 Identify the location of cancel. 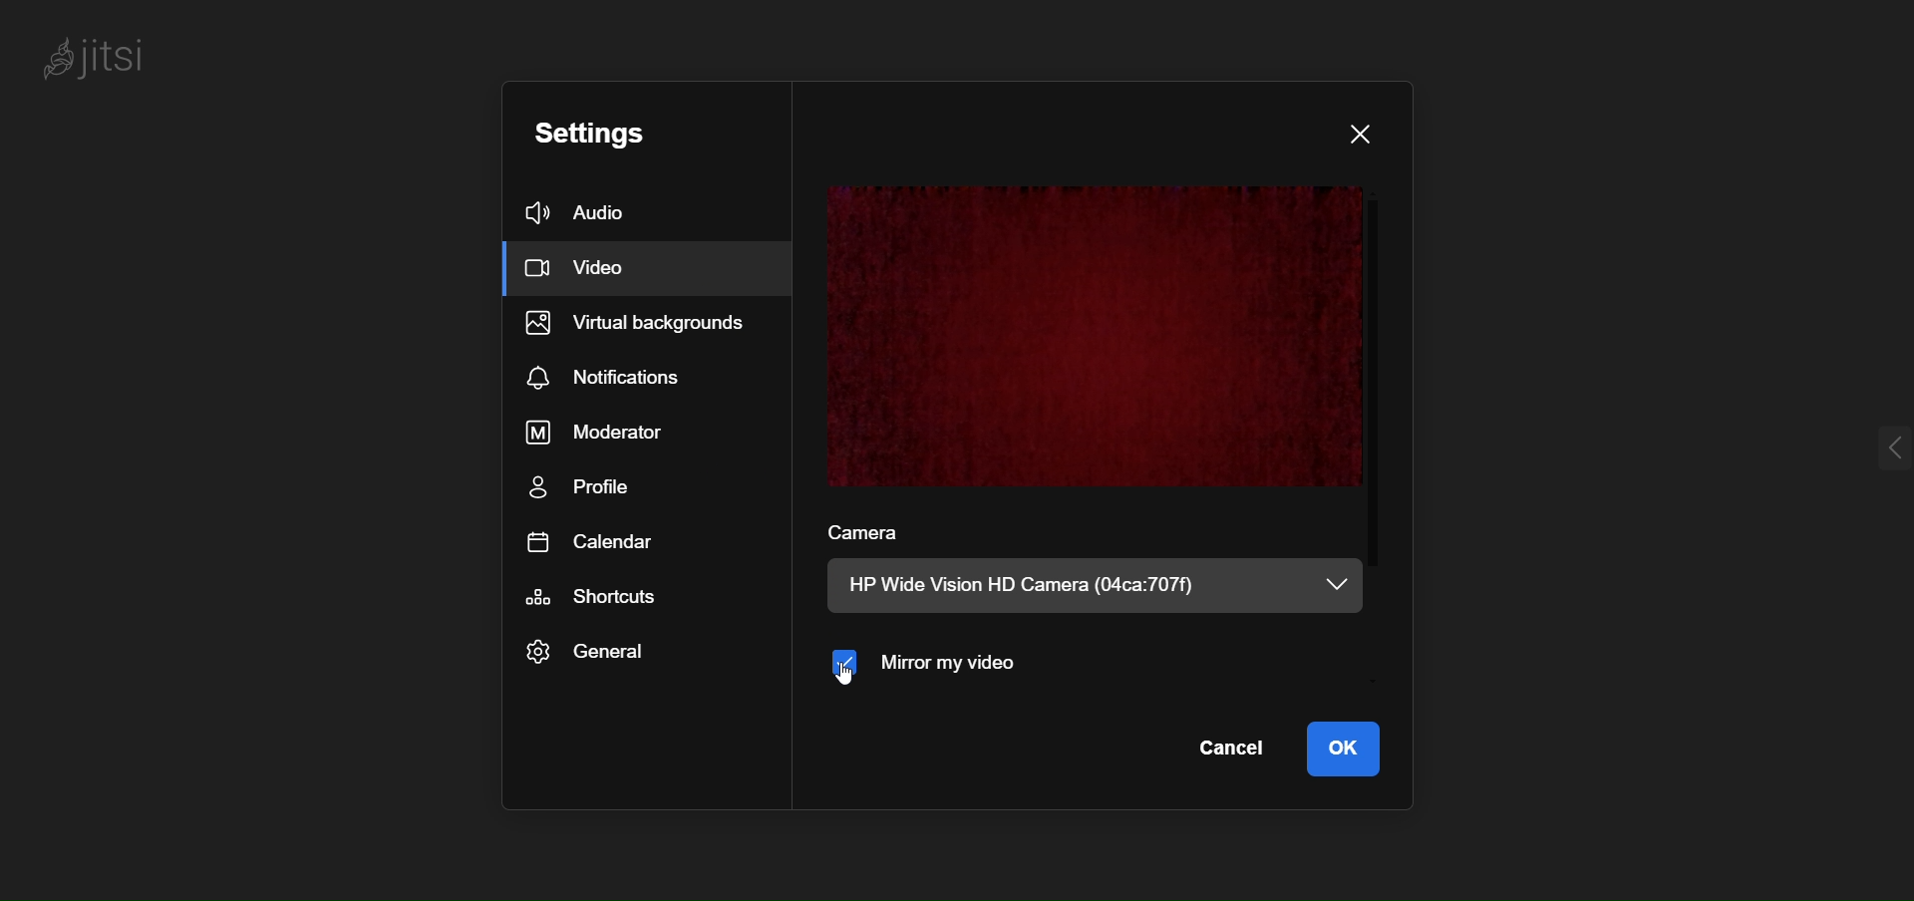
(1225, 750).